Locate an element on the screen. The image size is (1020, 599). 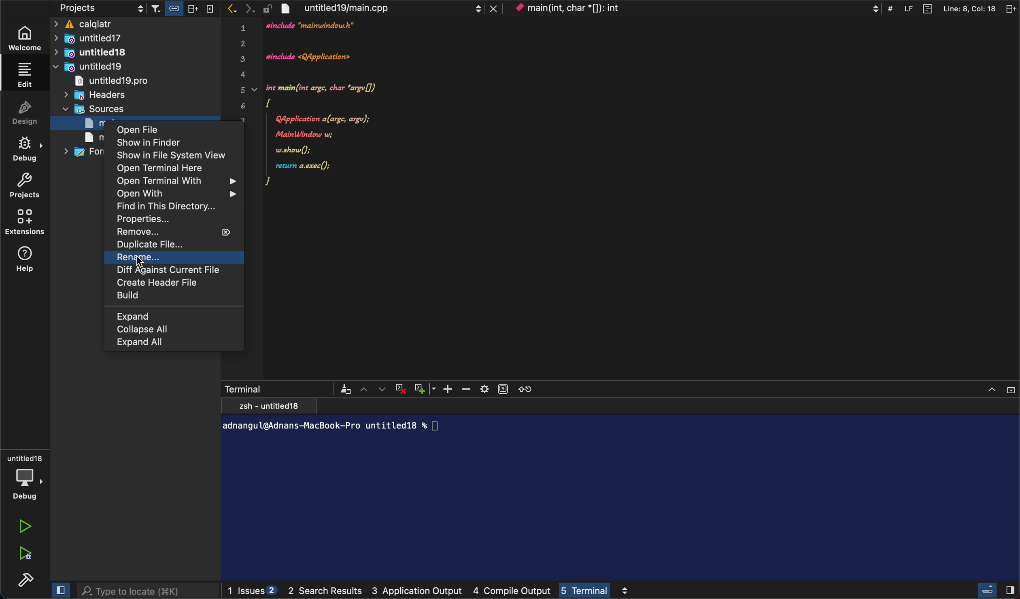
find  is located at coordinates (171, 207).